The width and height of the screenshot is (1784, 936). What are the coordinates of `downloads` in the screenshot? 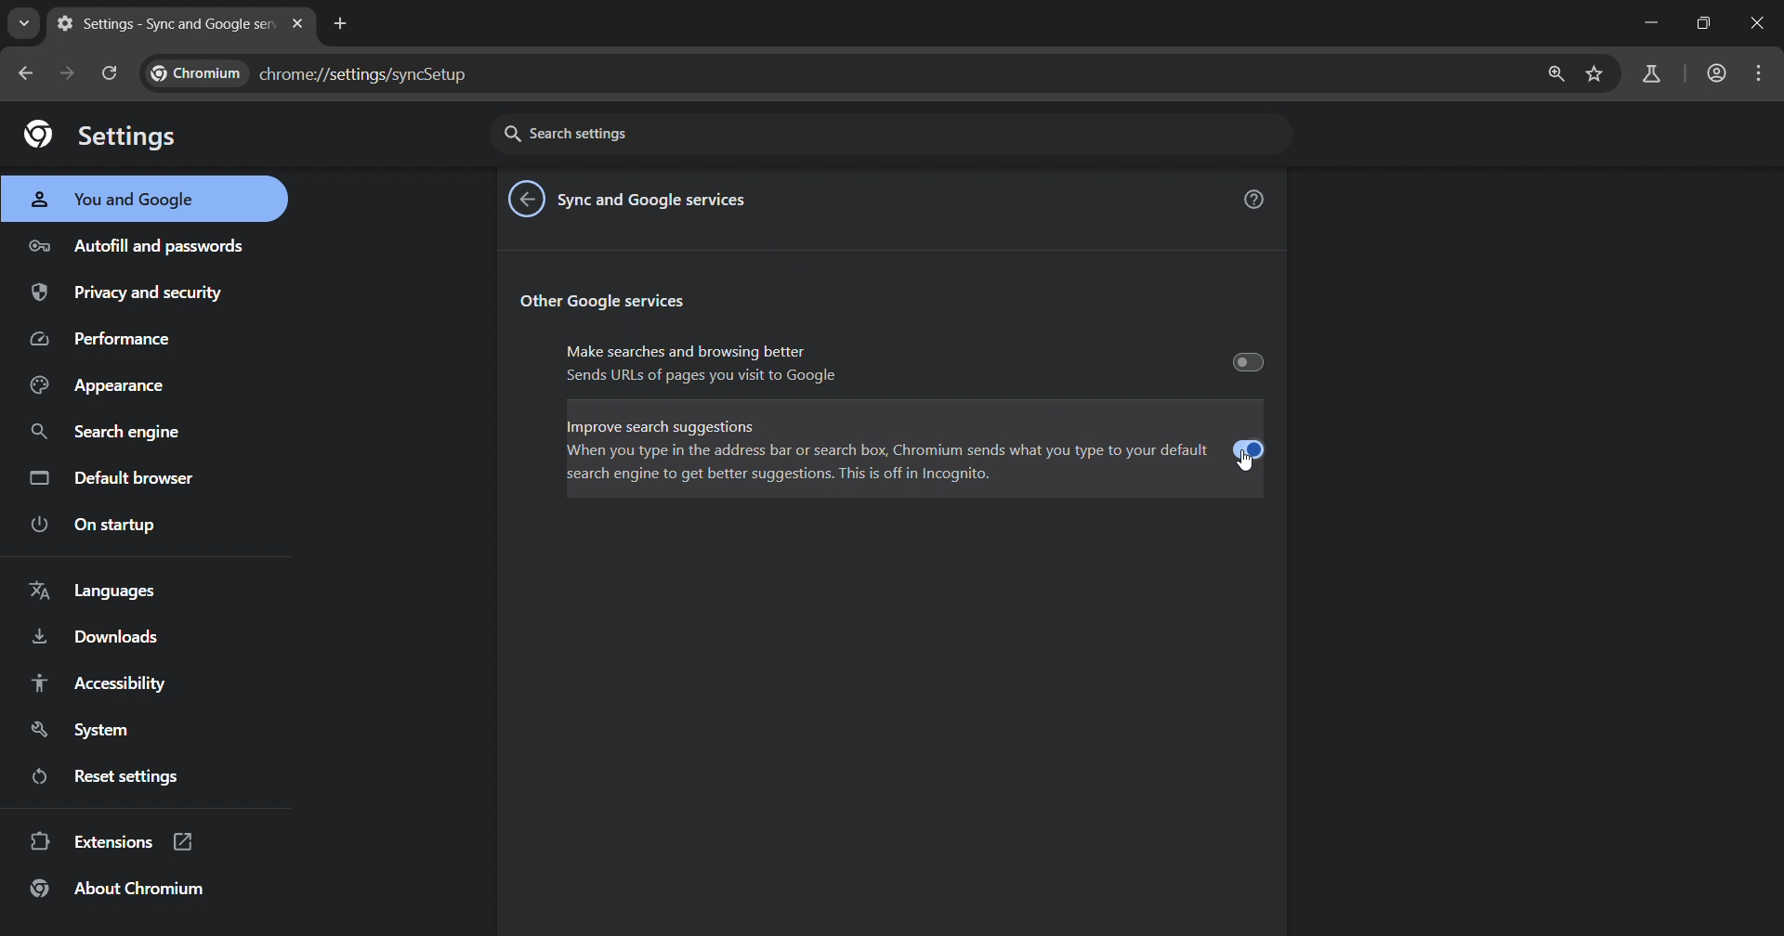 It's located at (100, 636).